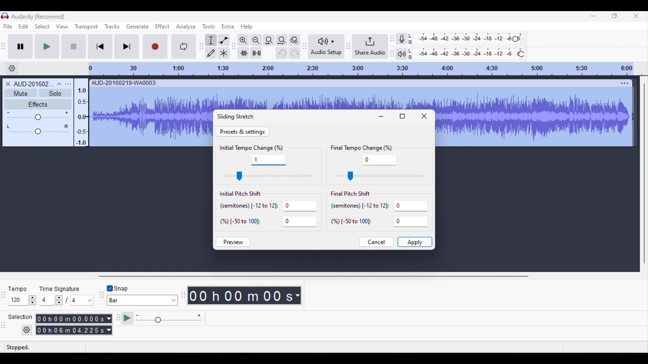  I want to click on Minimize/Maximize, so click(615, 18).